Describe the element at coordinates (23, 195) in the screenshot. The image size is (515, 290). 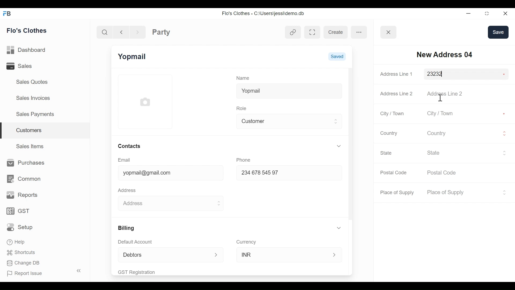
I see `Reports` at that location.